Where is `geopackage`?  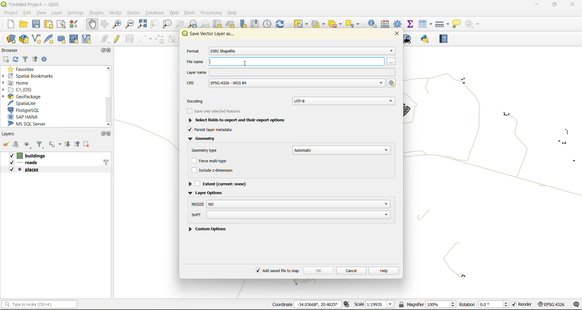
geopackage is located at coordinates (26, 97).